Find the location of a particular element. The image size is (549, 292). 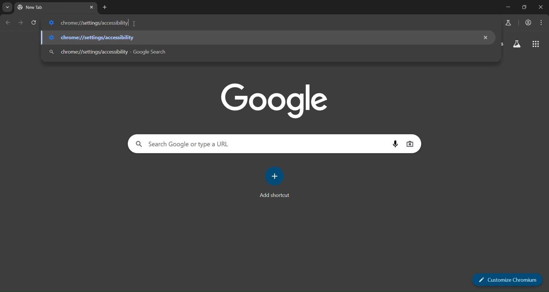

add shortcut is located at coordinates (275, 183).